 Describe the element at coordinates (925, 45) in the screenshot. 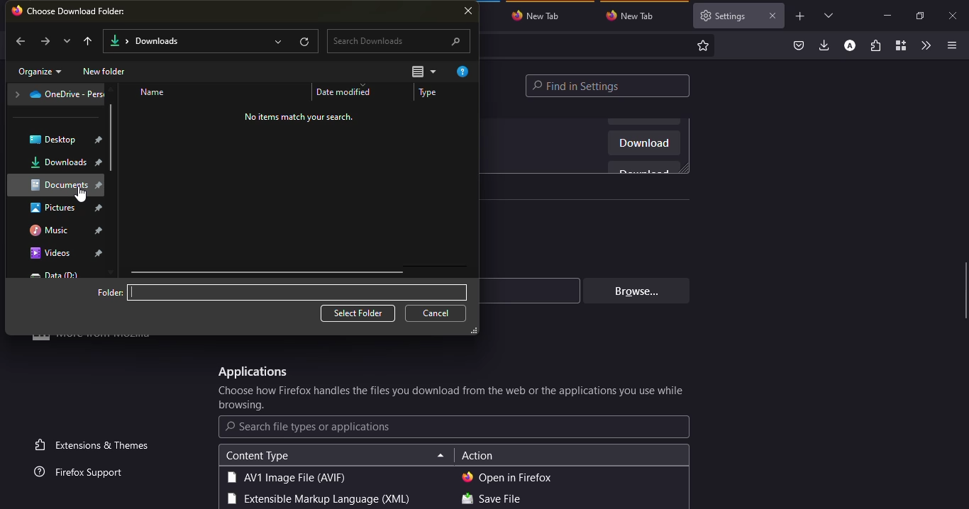

I see `more tools` at that location.